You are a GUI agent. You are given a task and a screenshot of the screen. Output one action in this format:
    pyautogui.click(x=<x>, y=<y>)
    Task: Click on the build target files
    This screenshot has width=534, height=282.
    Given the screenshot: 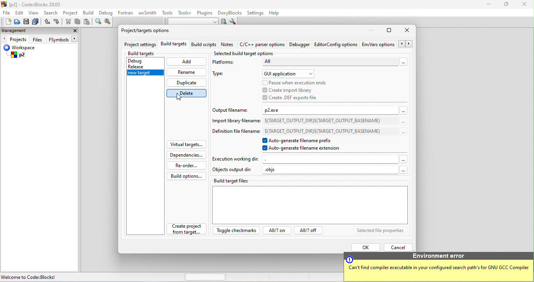 What is the action you would take?
    pyautogui.click(x=311, y=200)
    